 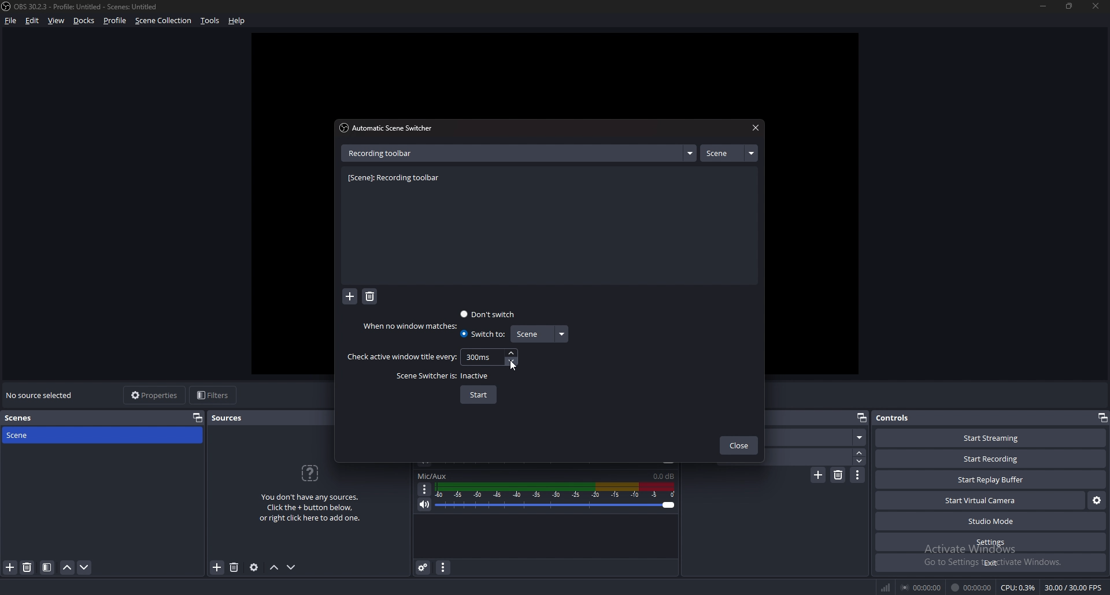 What do you see at coordinates (992, 438) in the screenshot?
I see `start streaming` at bounding box center [992, 438].